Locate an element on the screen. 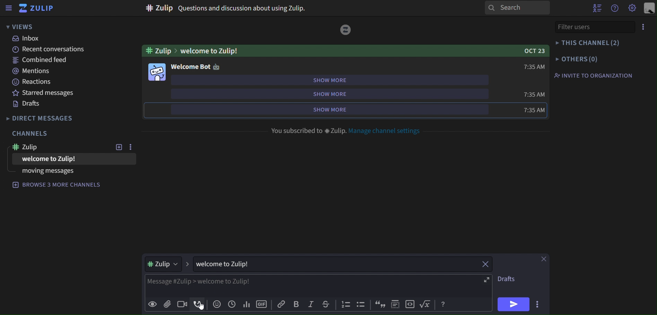  icon is located at coordinates (347, 304).